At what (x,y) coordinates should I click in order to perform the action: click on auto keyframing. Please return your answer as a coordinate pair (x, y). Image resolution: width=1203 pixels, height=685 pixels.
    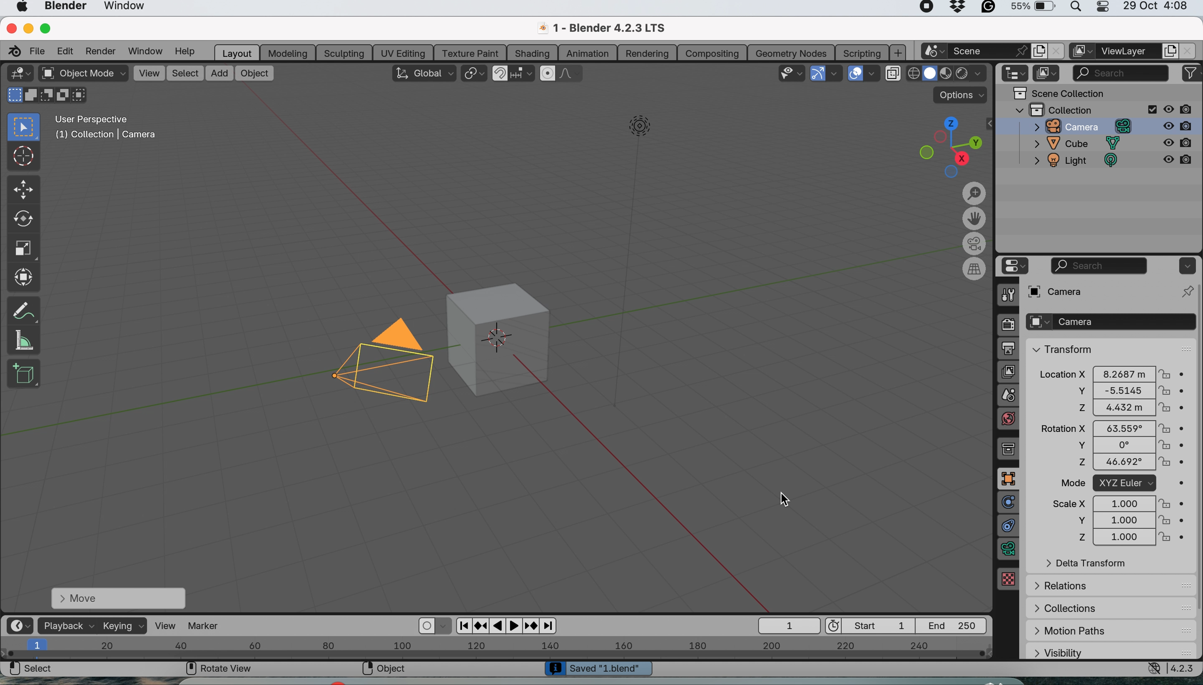
    Looking at the image, I should click on (445, 626).